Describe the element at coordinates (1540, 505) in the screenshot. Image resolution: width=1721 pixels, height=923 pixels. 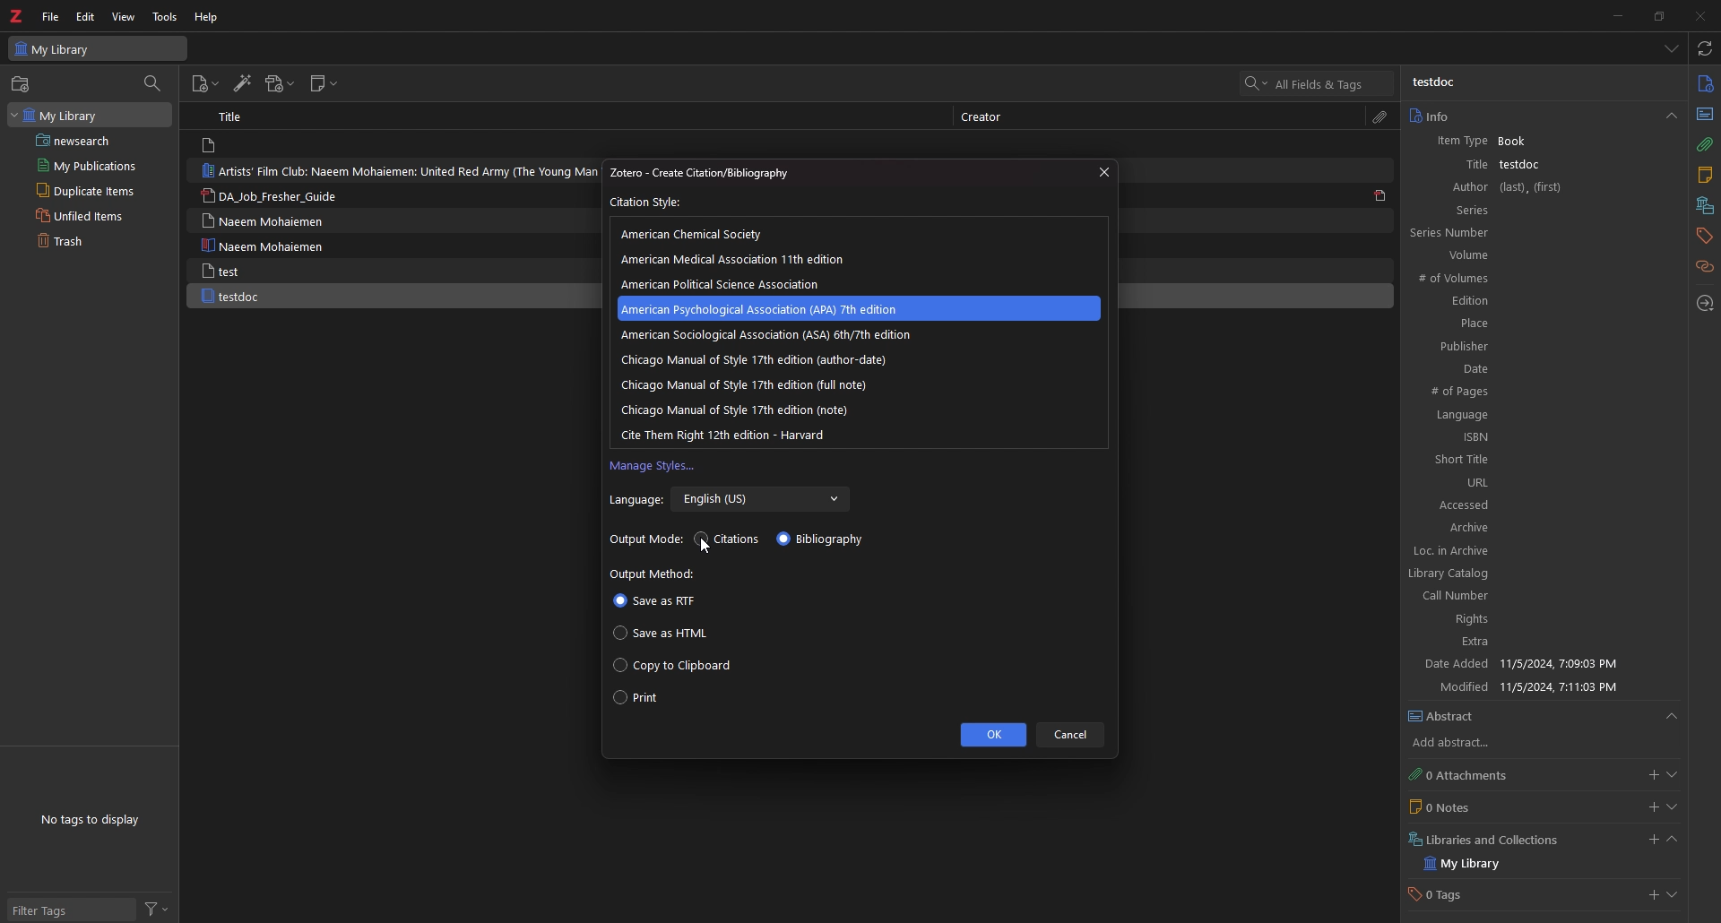
I see `Accessed` at that location.